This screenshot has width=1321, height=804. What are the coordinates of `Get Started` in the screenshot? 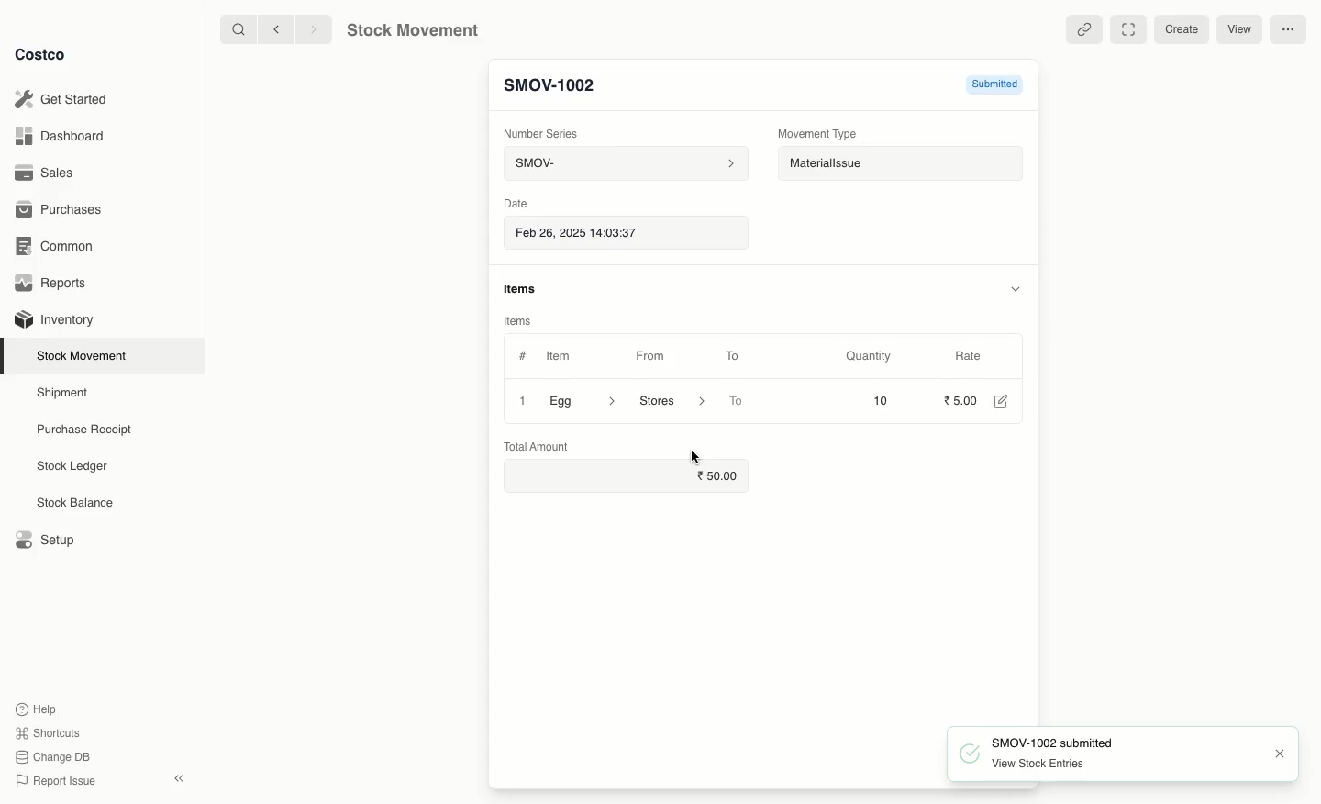 It's located at (65, 98).